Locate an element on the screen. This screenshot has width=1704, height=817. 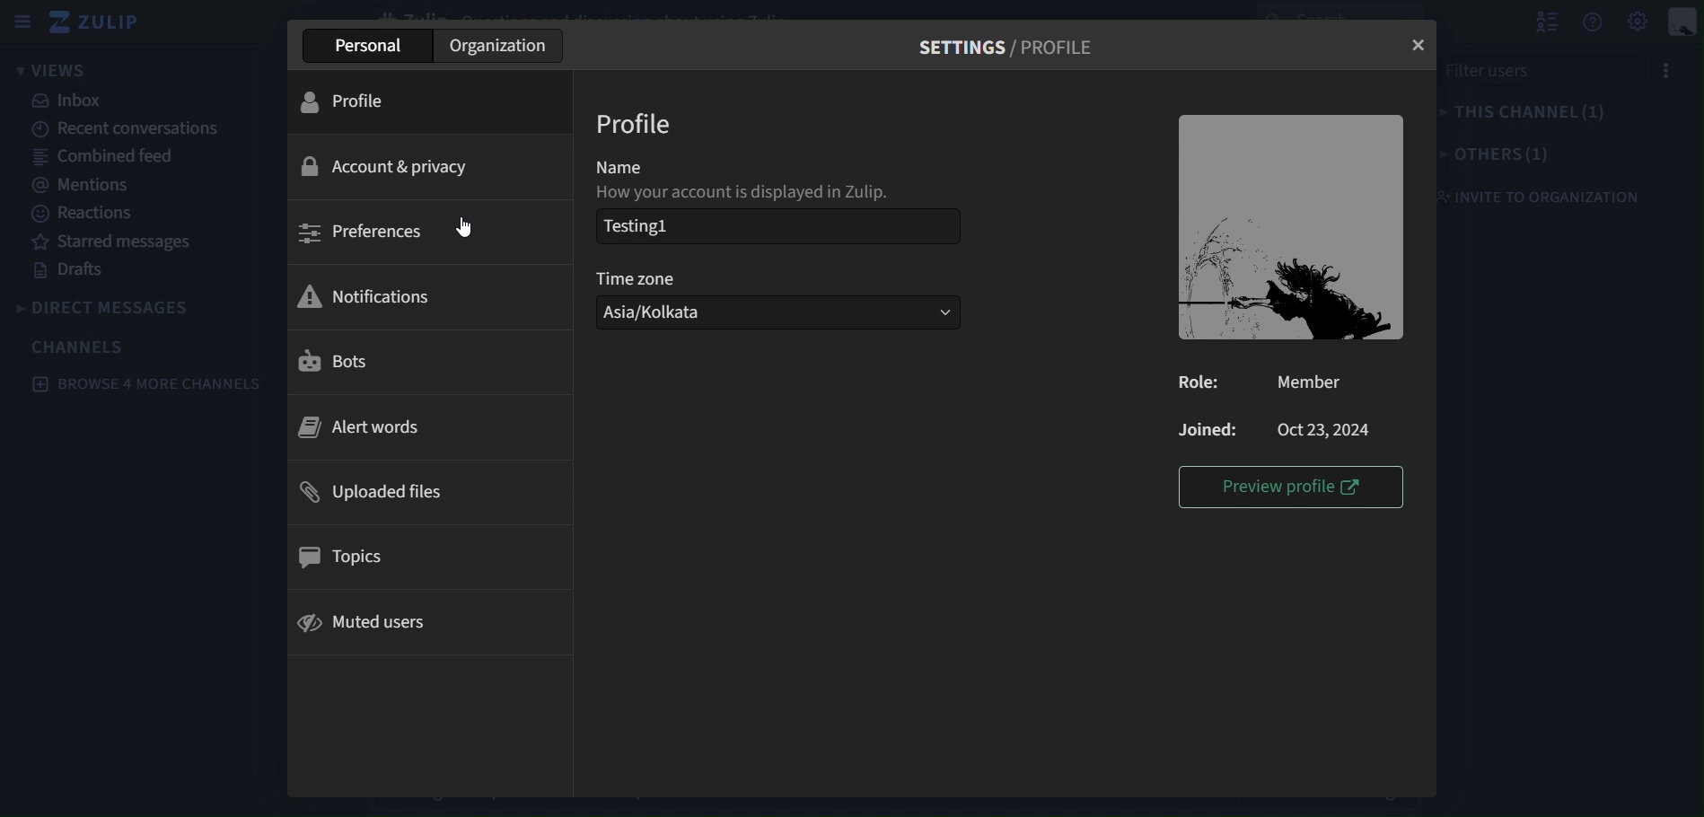
filter users is located at coordinates (1493, 73).